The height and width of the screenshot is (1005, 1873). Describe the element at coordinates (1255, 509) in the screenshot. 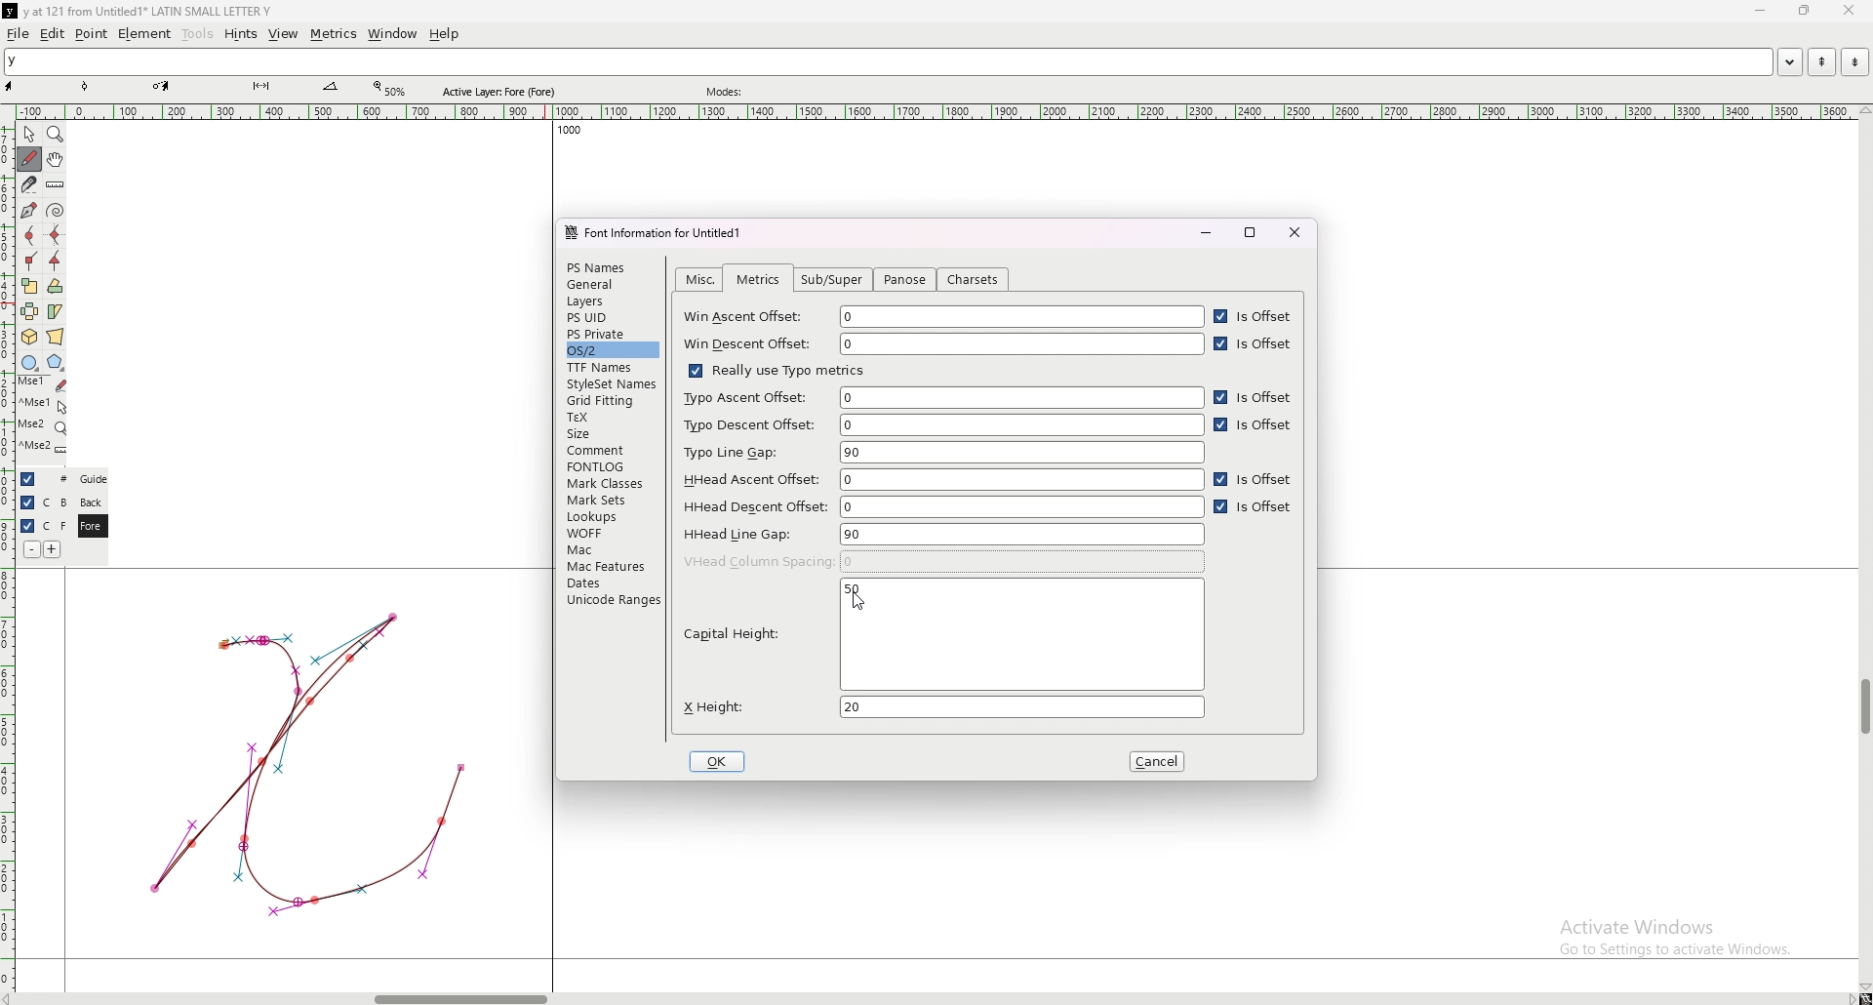

I see `is offset` at that location.